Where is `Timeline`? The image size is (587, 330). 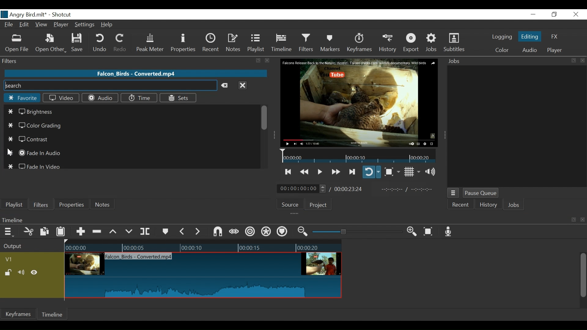 Timeline is located at coordinates (282, 220).